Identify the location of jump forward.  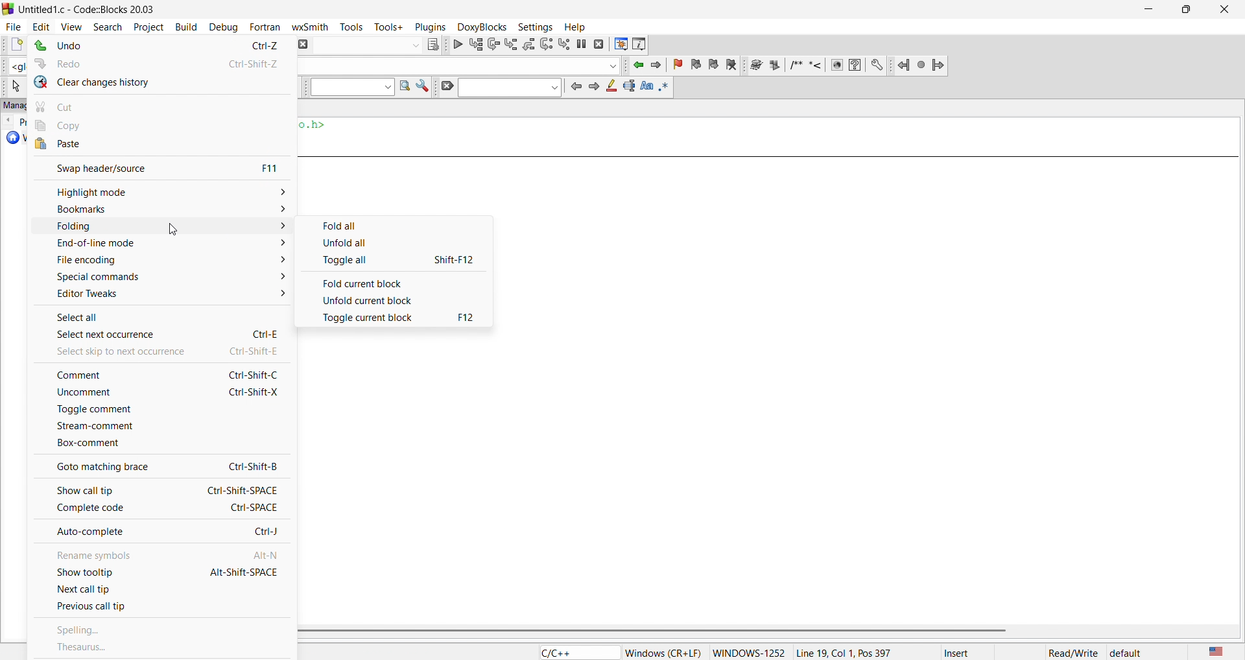
(659, 65).